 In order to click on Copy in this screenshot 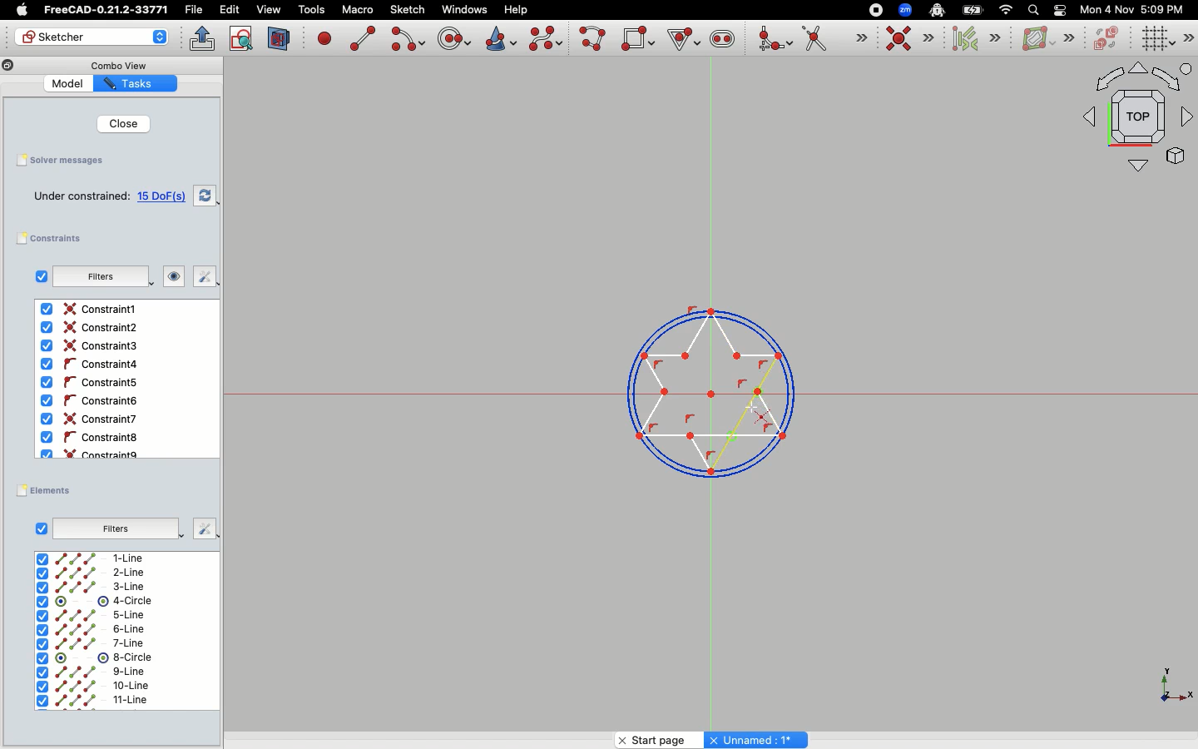, I will do `click(8, 67)`.